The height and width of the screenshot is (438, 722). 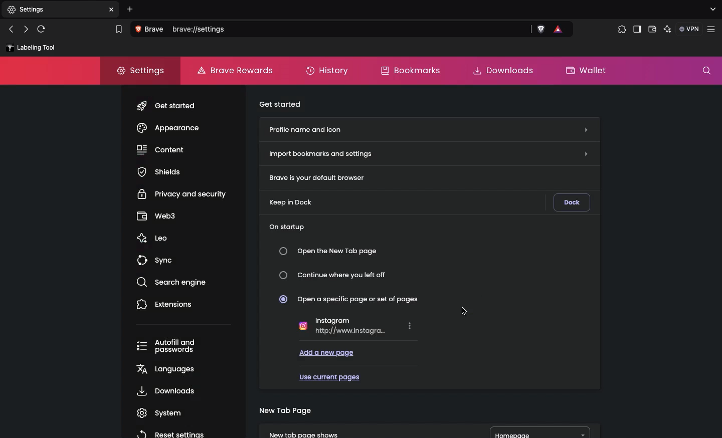 What do you see at coordinates (356, 325) in the screenshot?
I see `Instagram` at bounding box center [356, 325].